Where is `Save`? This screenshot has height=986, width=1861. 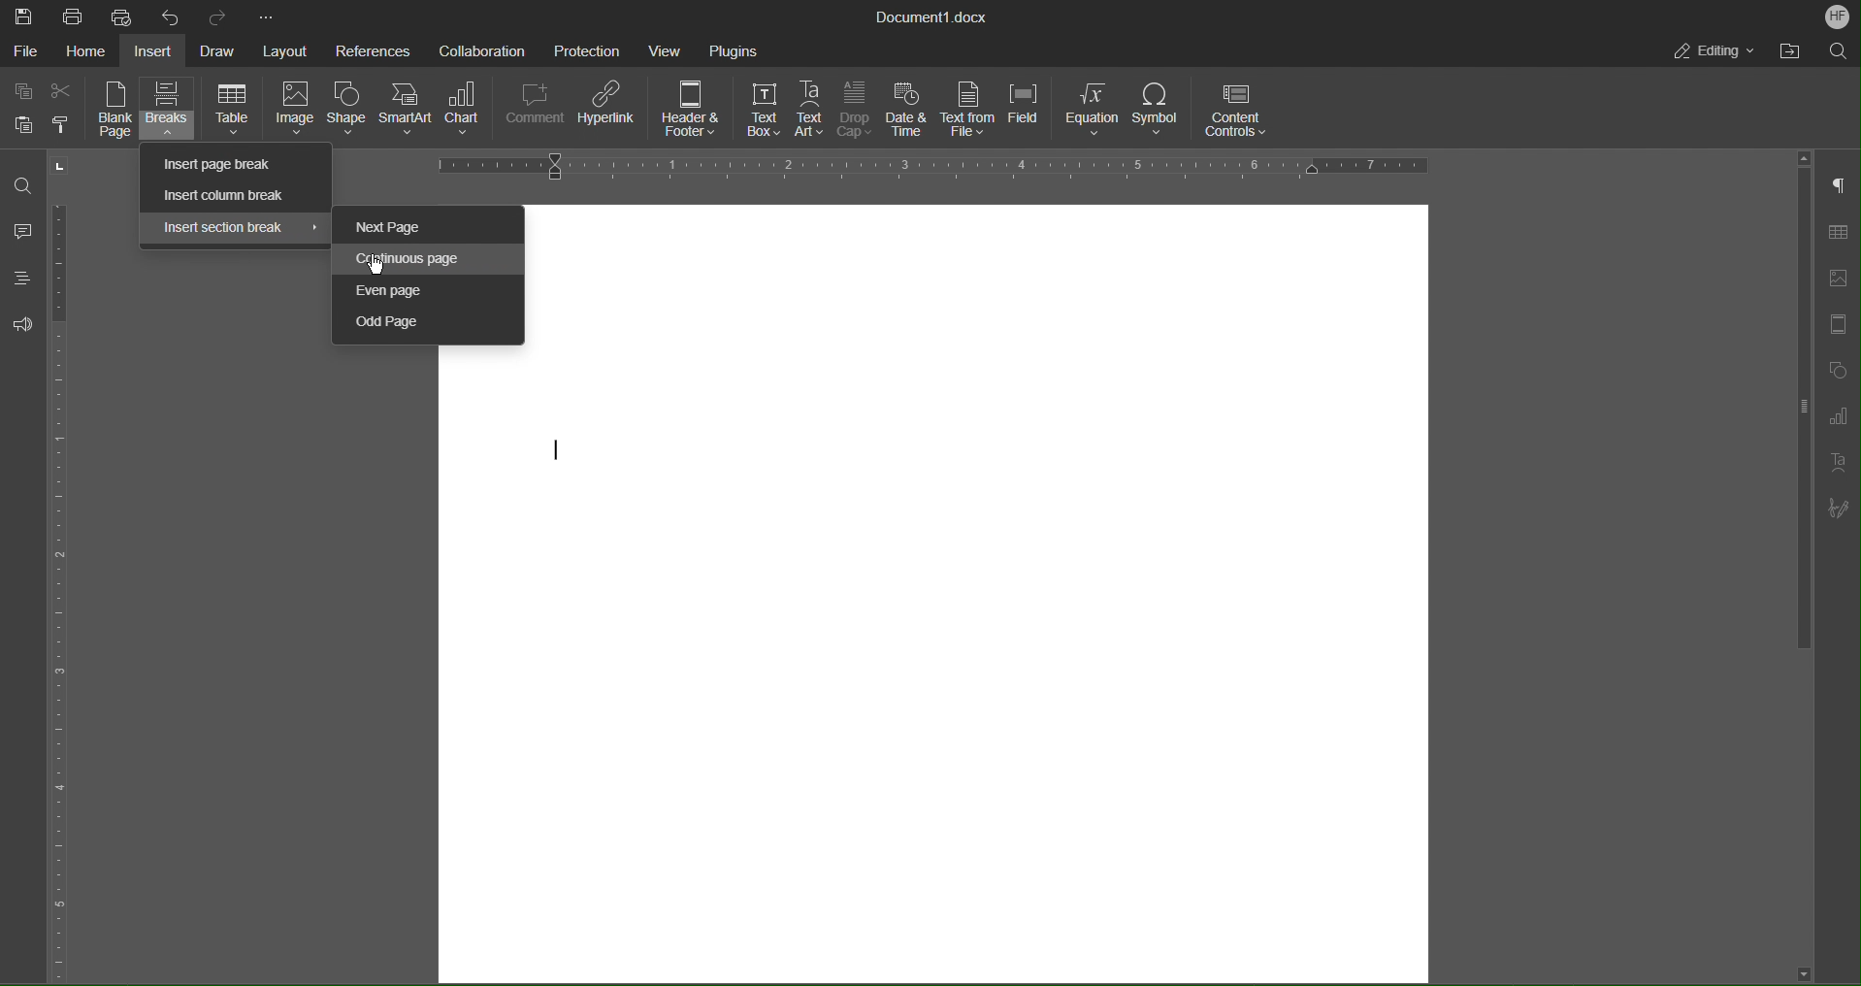
Save is located at coordinates (22, 15).